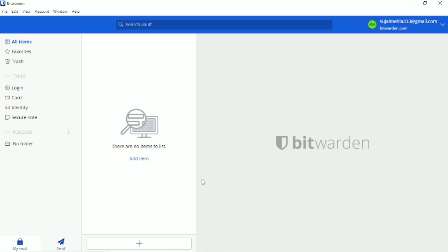 This screenshot has height=252, width=448. What do you see at coordinates (62, 243) in the screenshot?
I see `Send` at bounding box center [62, 243].